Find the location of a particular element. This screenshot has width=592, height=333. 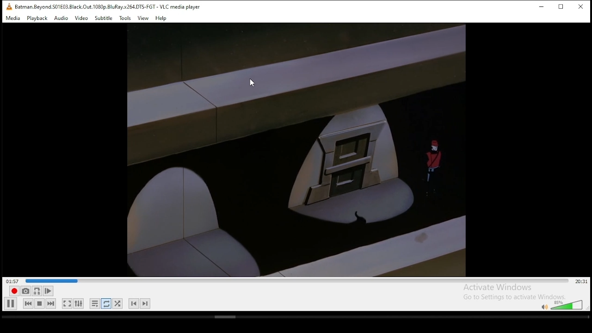

mouse pointer is located at coordinates (252, 83).